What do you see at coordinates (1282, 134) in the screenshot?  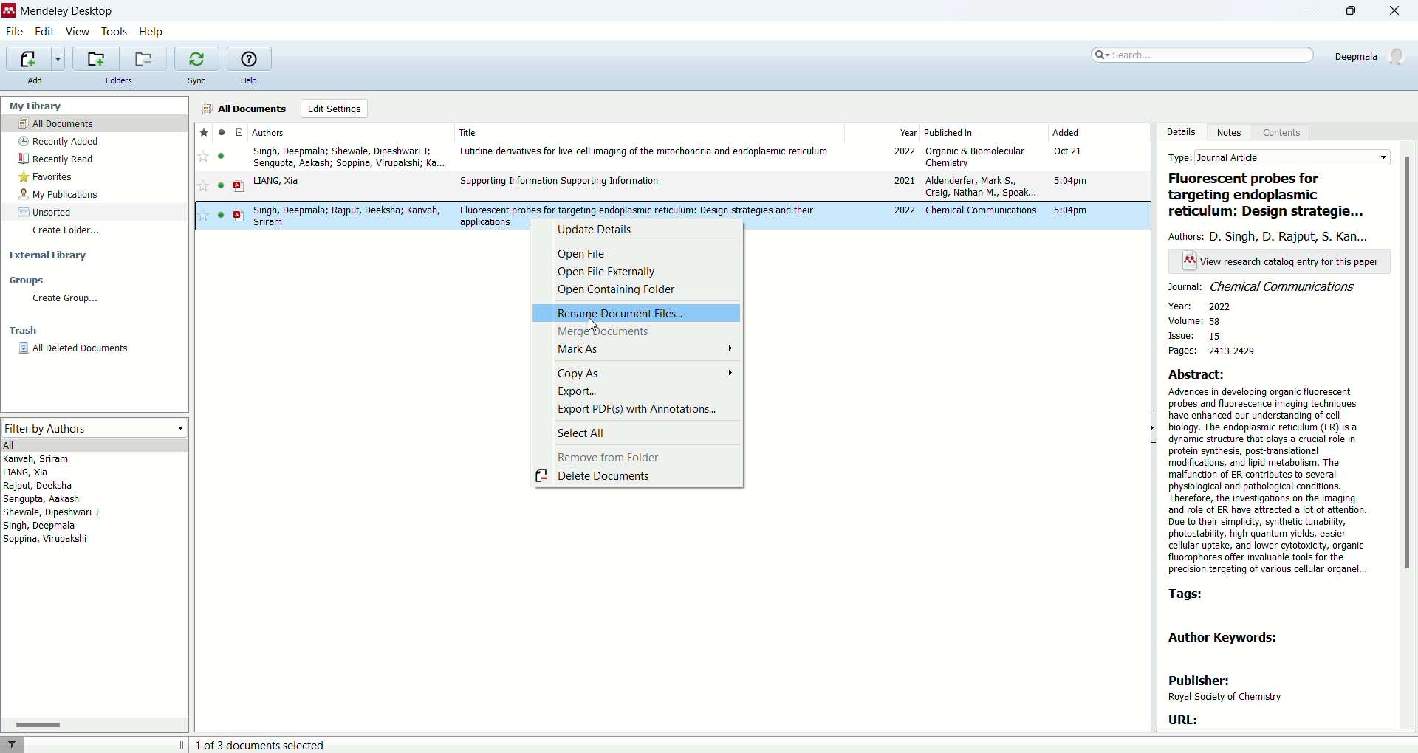 I see `content` at bounding box center [1282, 134].